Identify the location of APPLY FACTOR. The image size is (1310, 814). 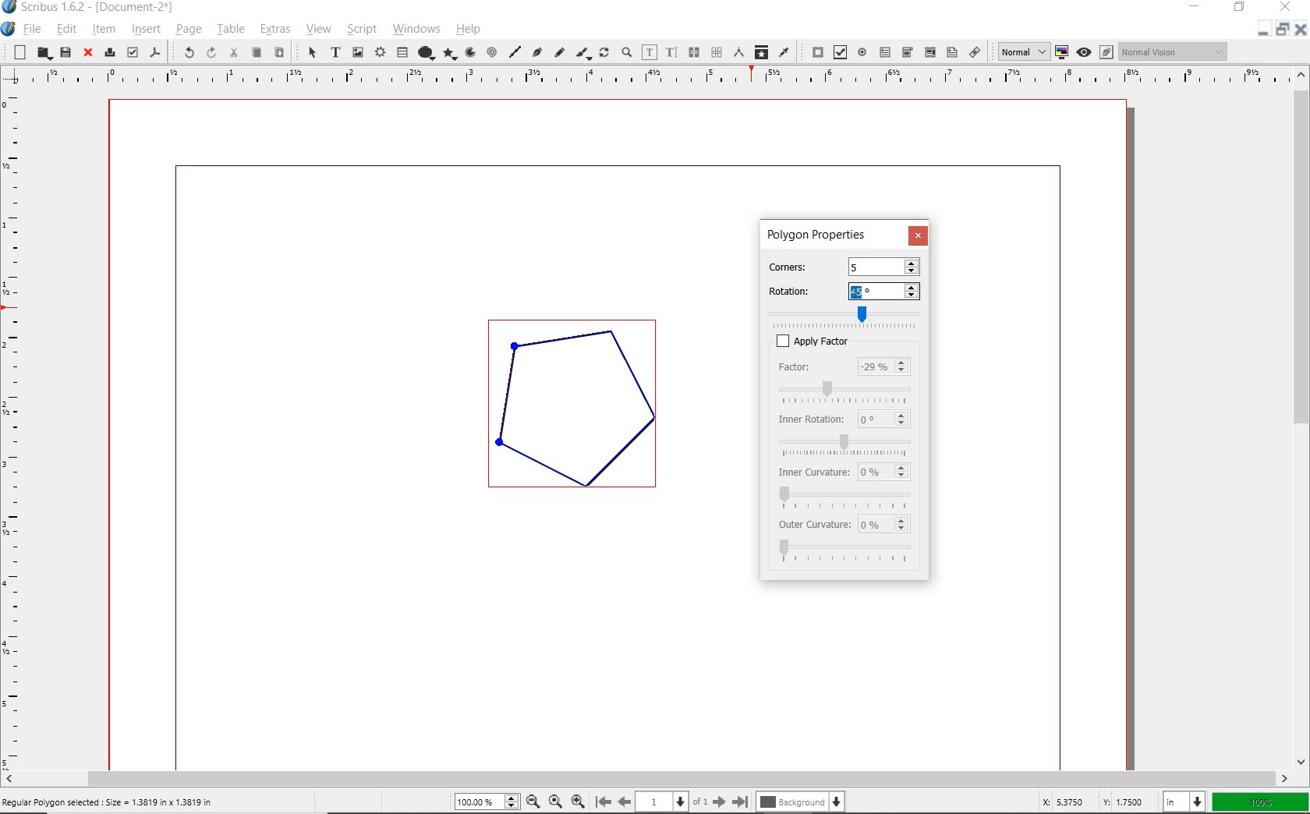
(866, 341).